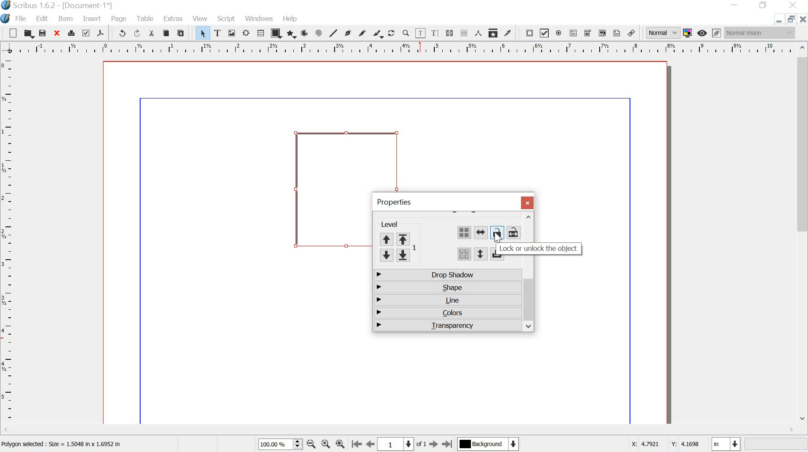 The width and height of the screenshot is (808, 452). I want to click on table, so click(146, 19).